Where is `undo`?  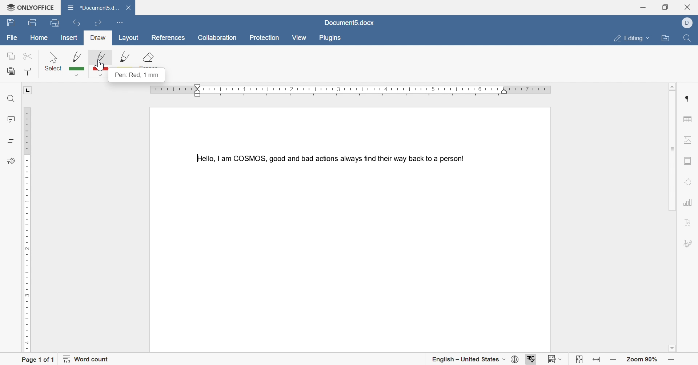
undo is located at coordinates (74, 24).